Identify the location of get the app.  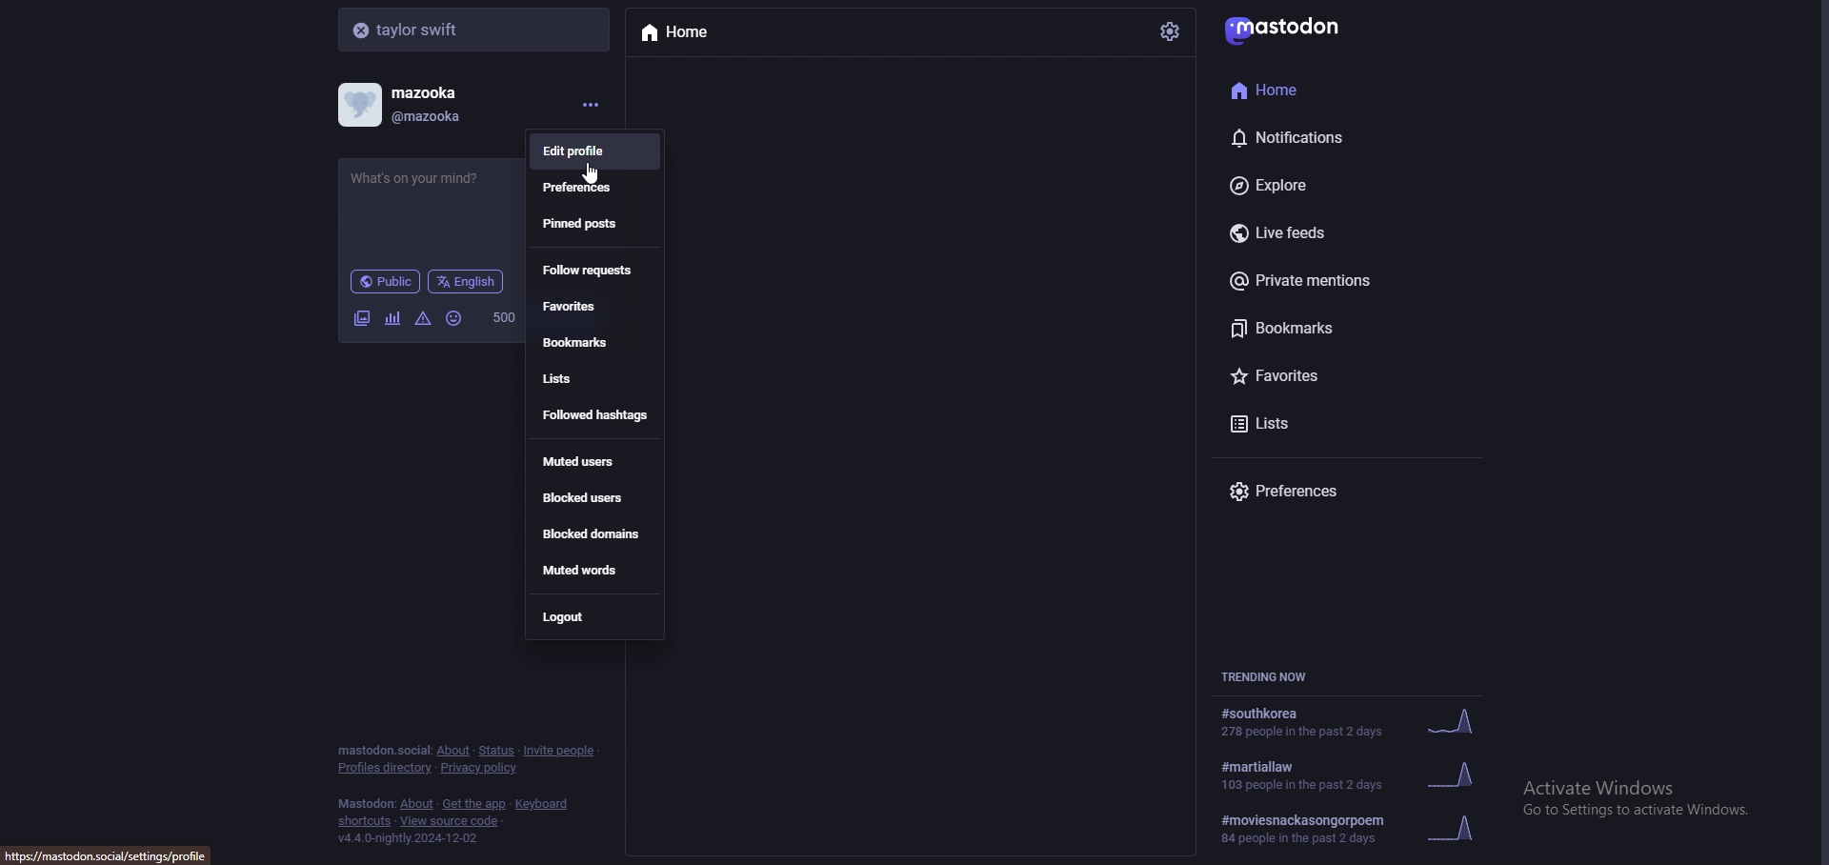
(472, 803).